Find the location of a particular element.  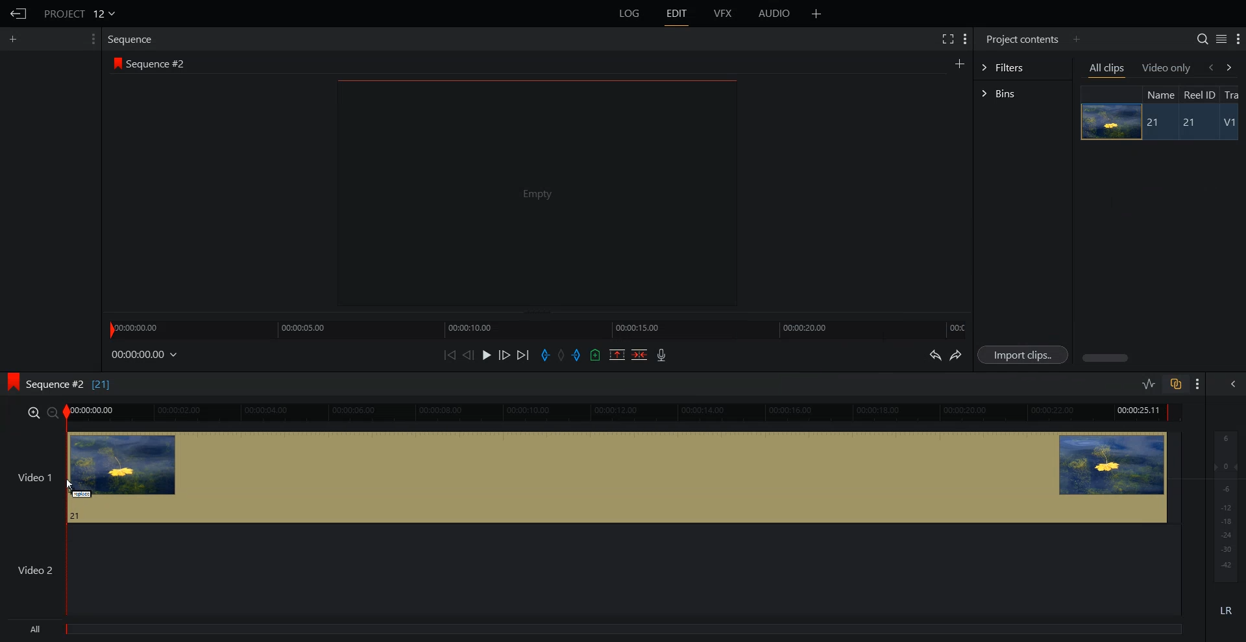

Audio Output Level is located at coordinates (1223, 504).